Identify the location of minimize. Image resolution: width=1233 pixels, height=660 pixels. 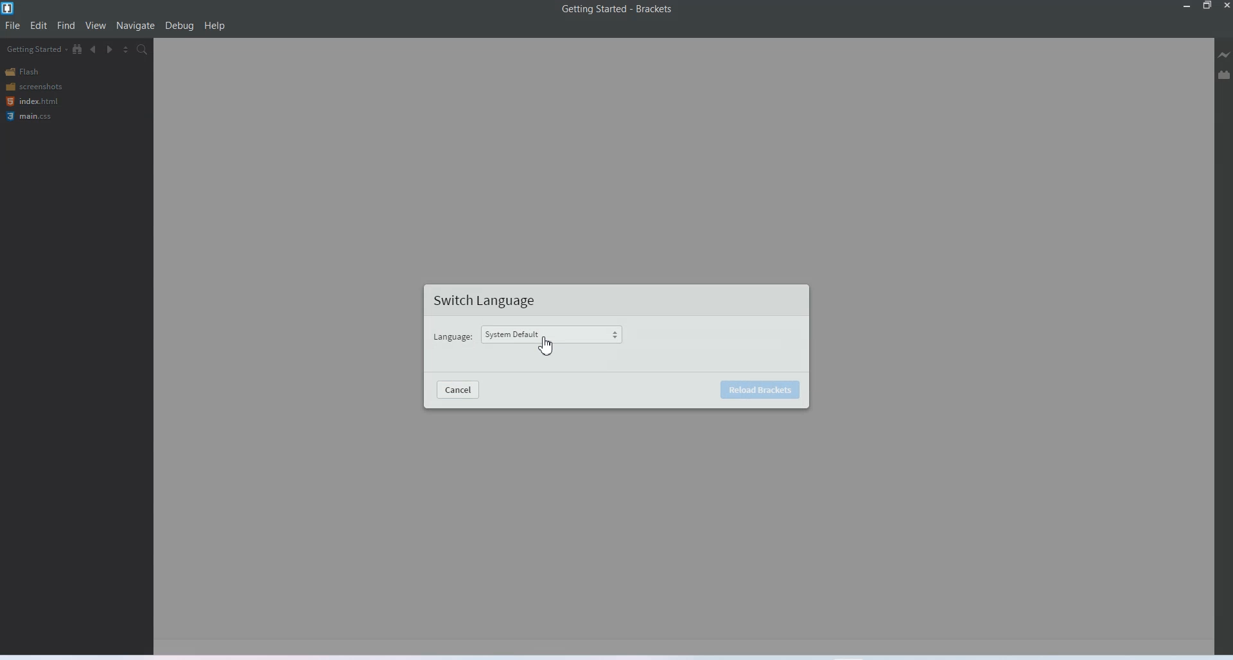
(1185, 6).